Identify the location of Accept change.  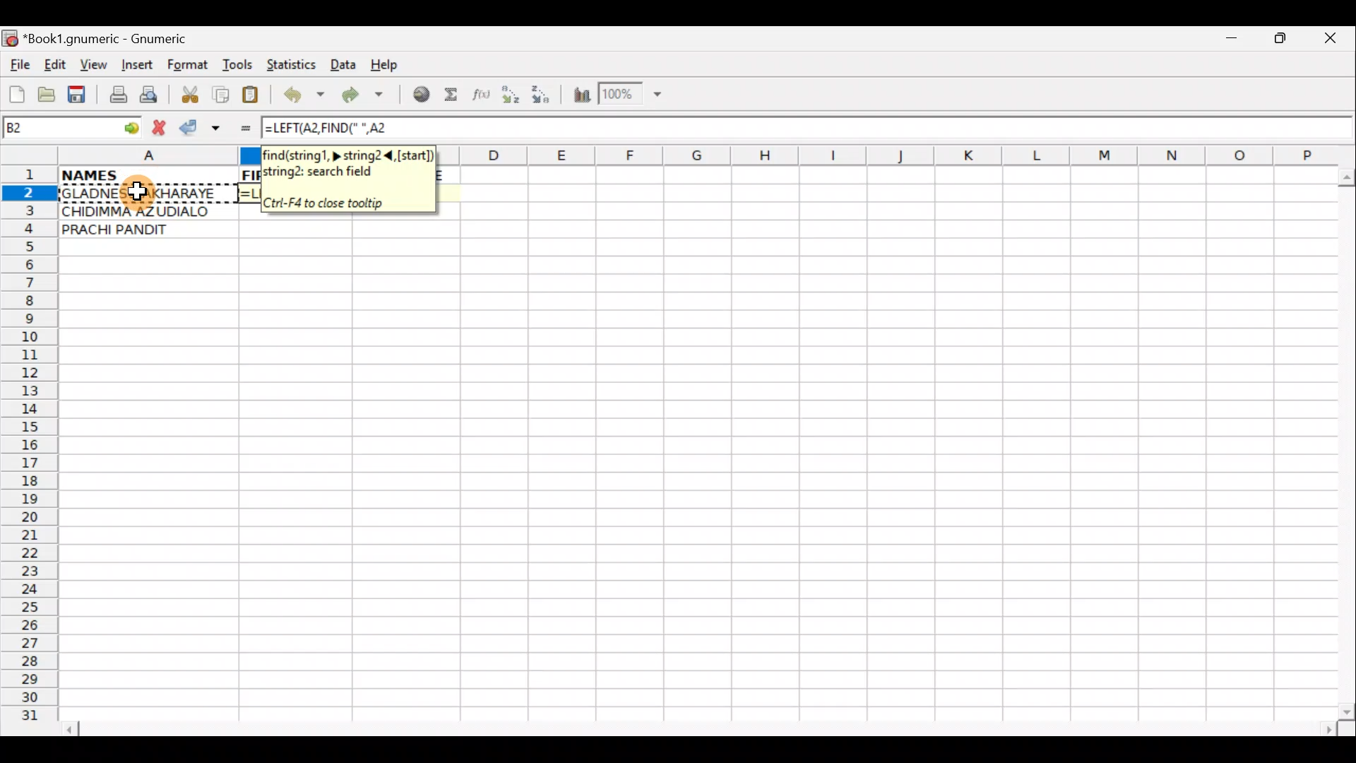
(200, 128).